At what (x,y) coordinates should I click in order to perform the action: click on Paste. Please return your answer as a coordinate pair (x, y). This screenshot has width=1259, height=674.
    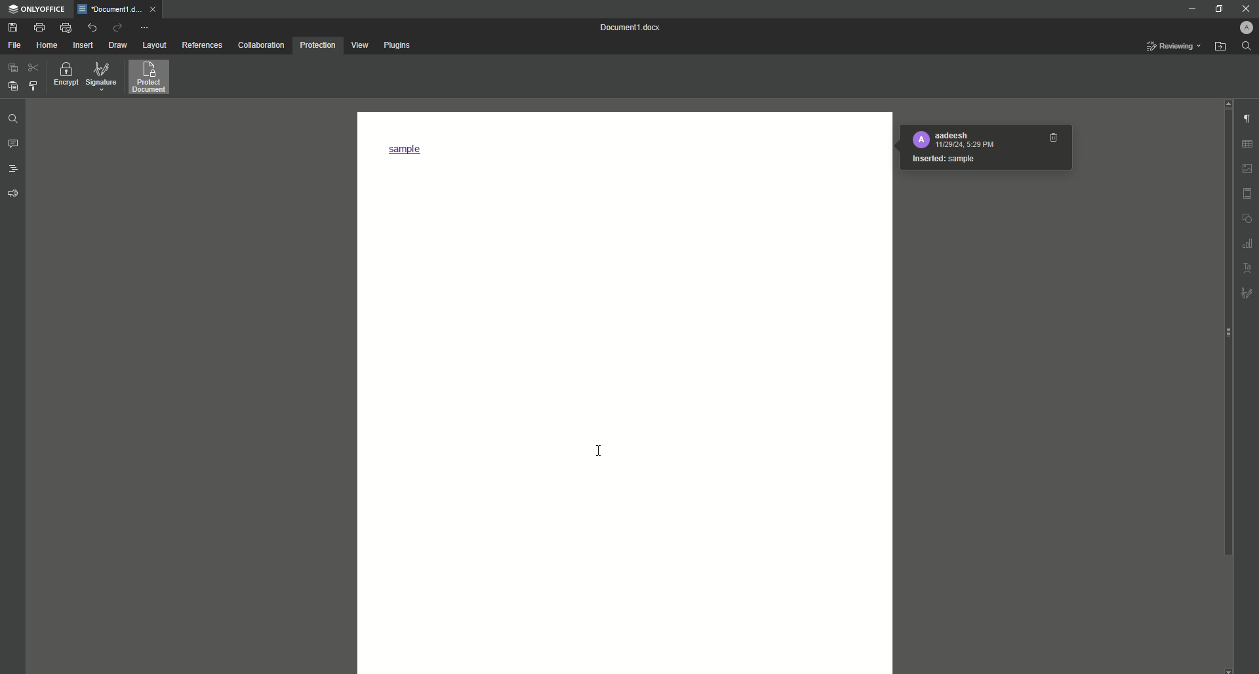
    Looking at the image, I should click on (11, 86).